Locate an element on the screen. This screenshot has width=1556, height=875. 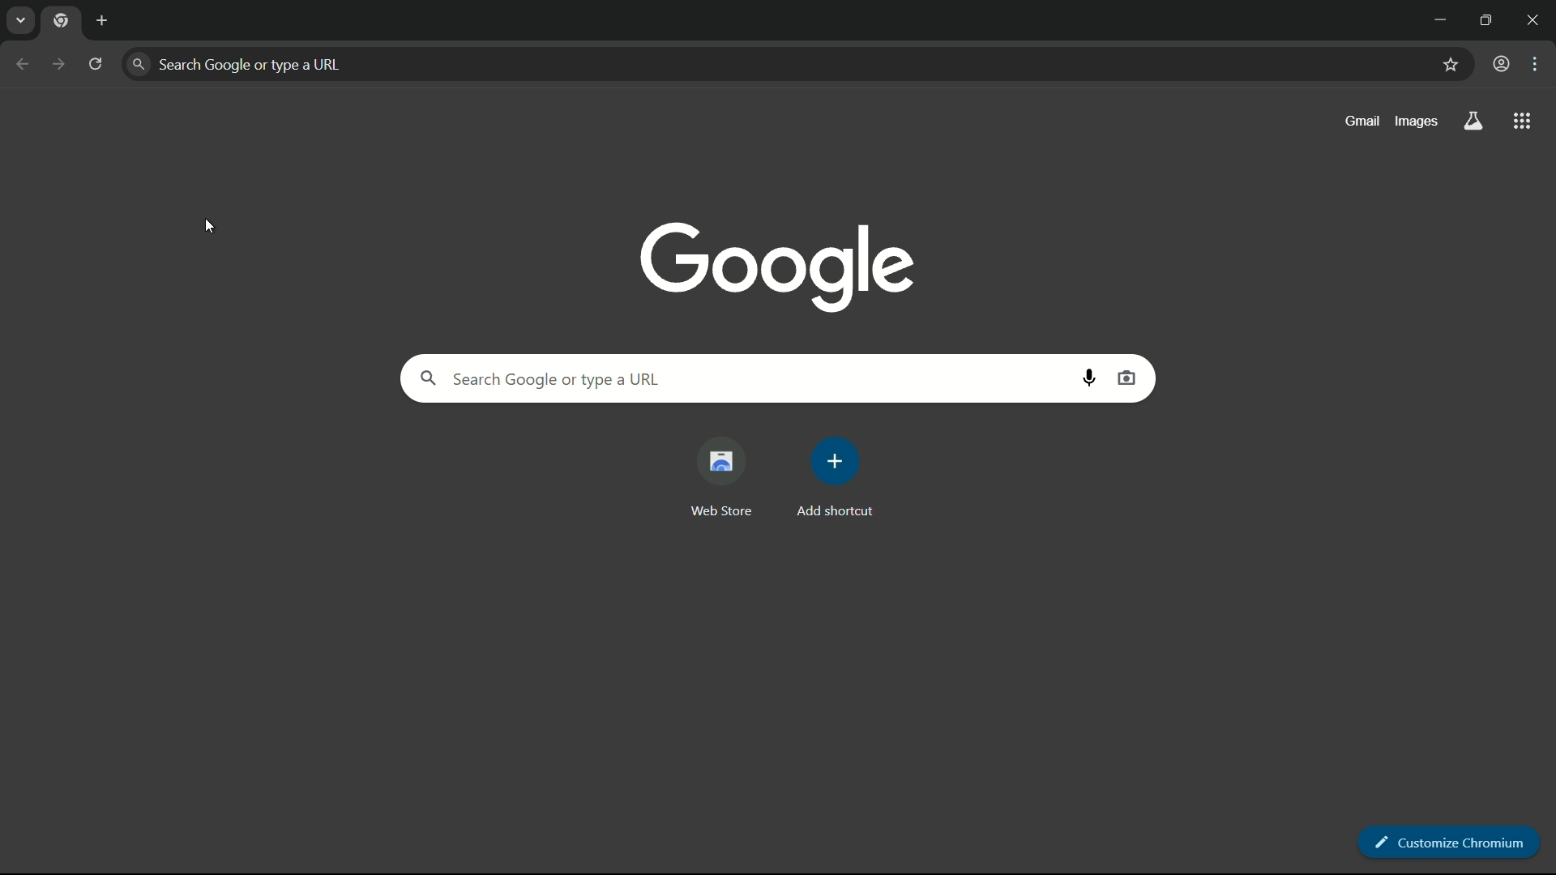
search by image is located at coordinates (1126, 378).